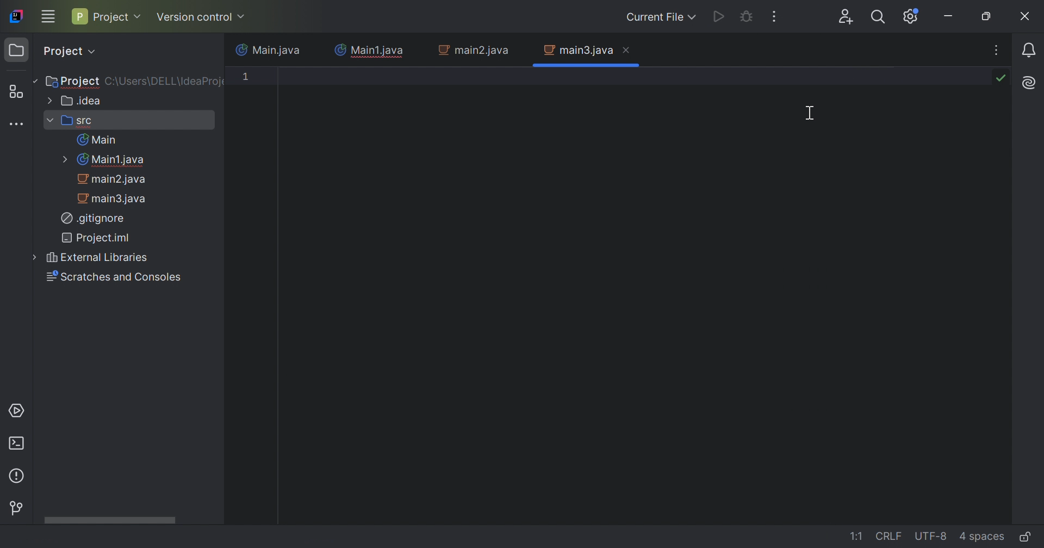 This screenshot has width=1044, height=548. Describe the element at coordinates (932, 538) in the screenshot. I see `UTF-8` at that location.